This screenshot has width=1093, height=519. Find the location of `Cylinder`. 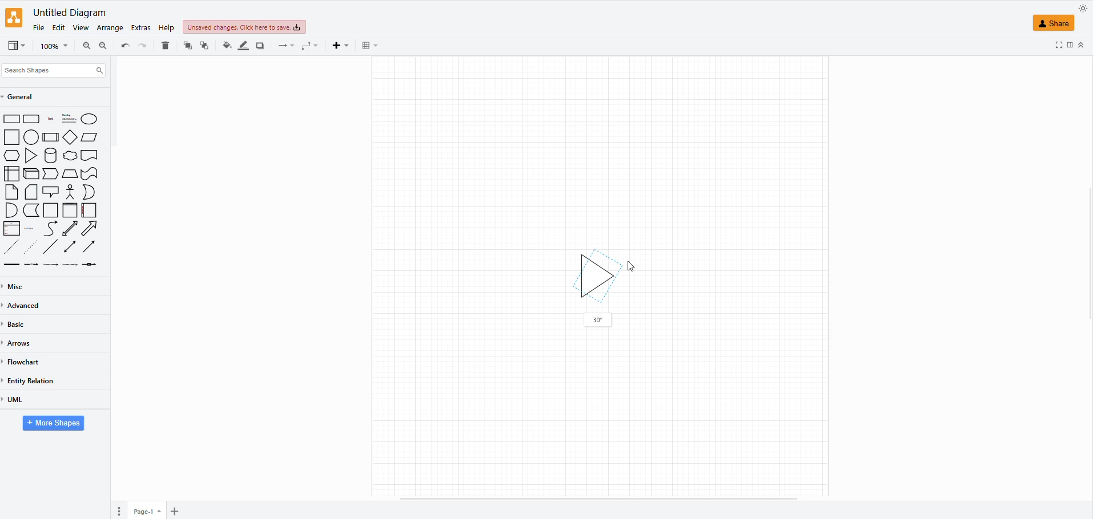

Cylinder is located at coordinates (51, 155).